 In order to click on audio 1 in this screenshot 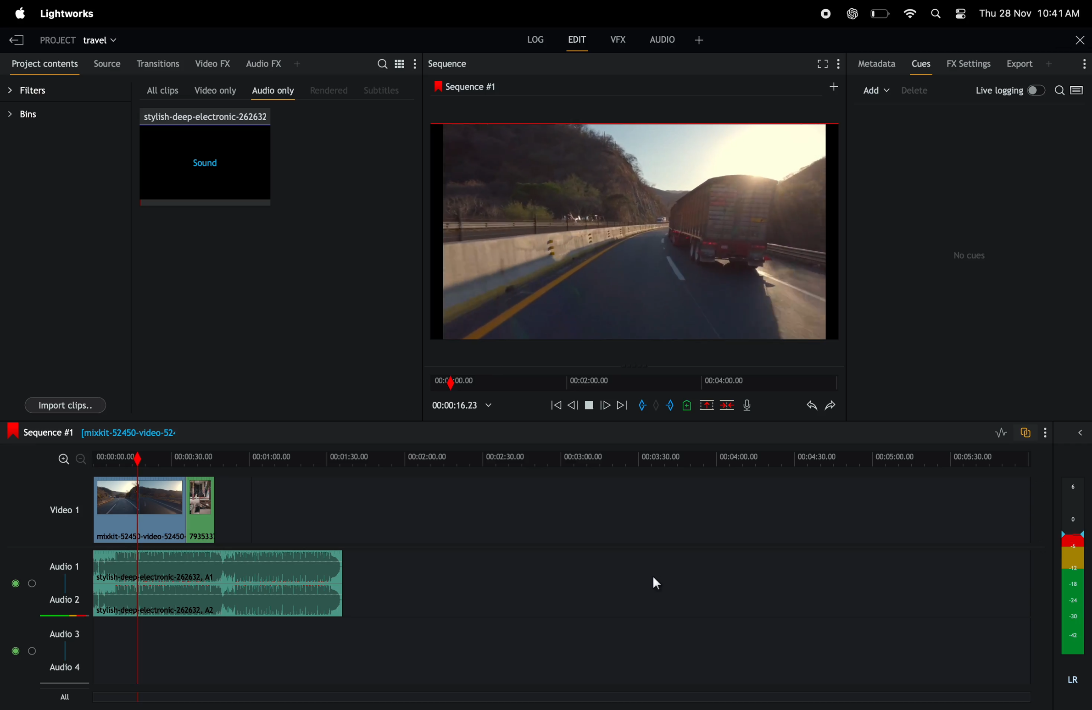, I will do `click(66, 566)`.